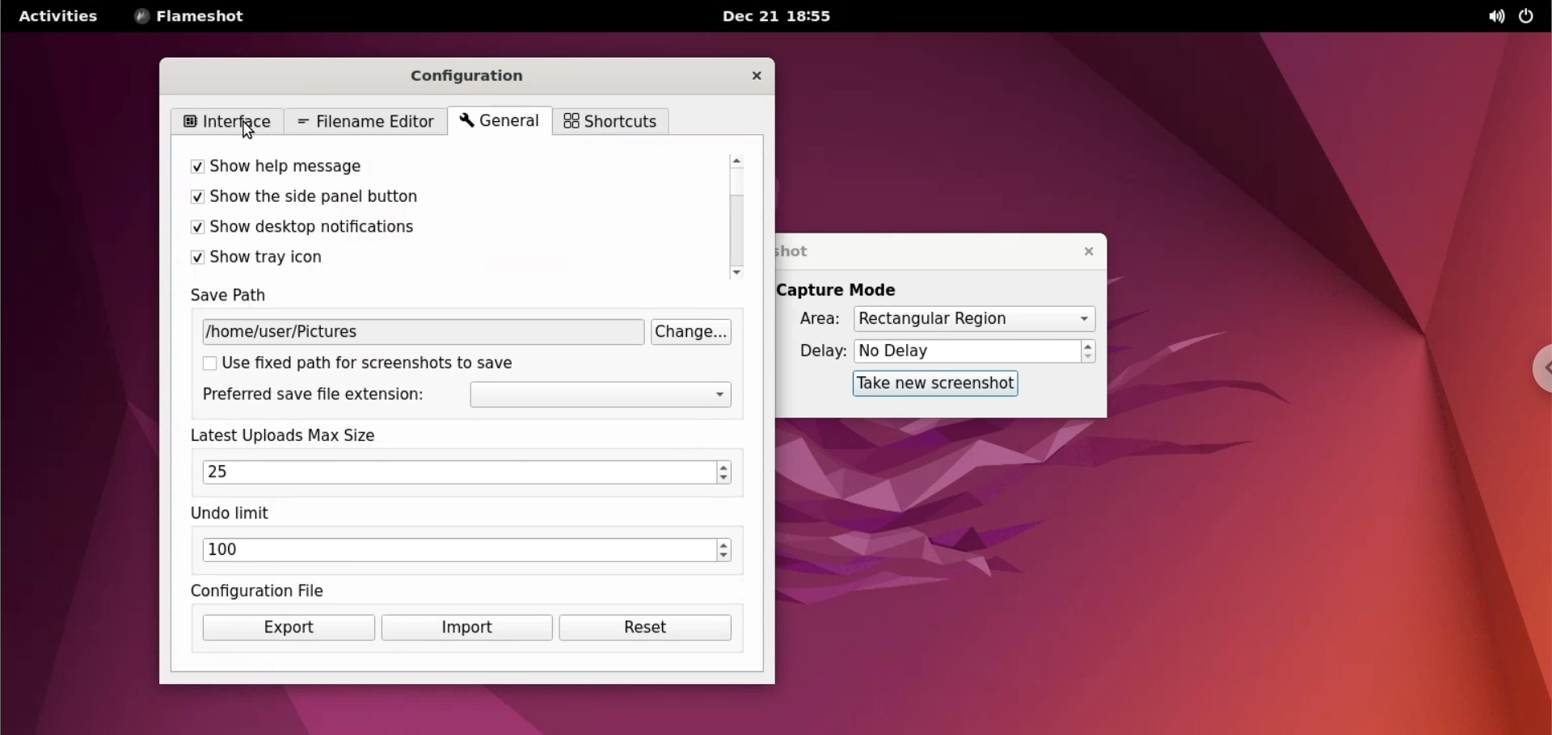 This screenshot has width=1552, height=735. What do you see at coordinates (605, 396) in the screenshot?
I see `extension options dropdown` at bounding box center [605, 396].